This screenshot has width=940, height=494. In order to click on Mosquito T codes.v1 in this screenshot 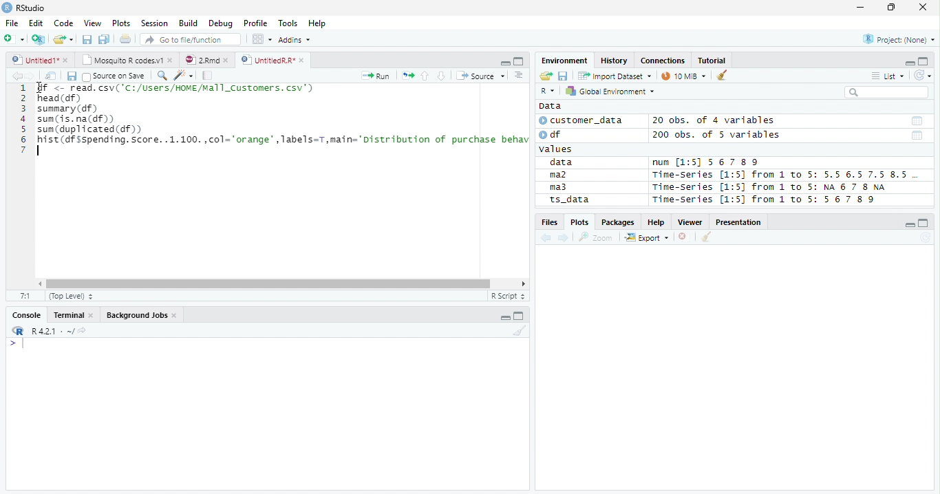, I will do `click(127, 61)`.